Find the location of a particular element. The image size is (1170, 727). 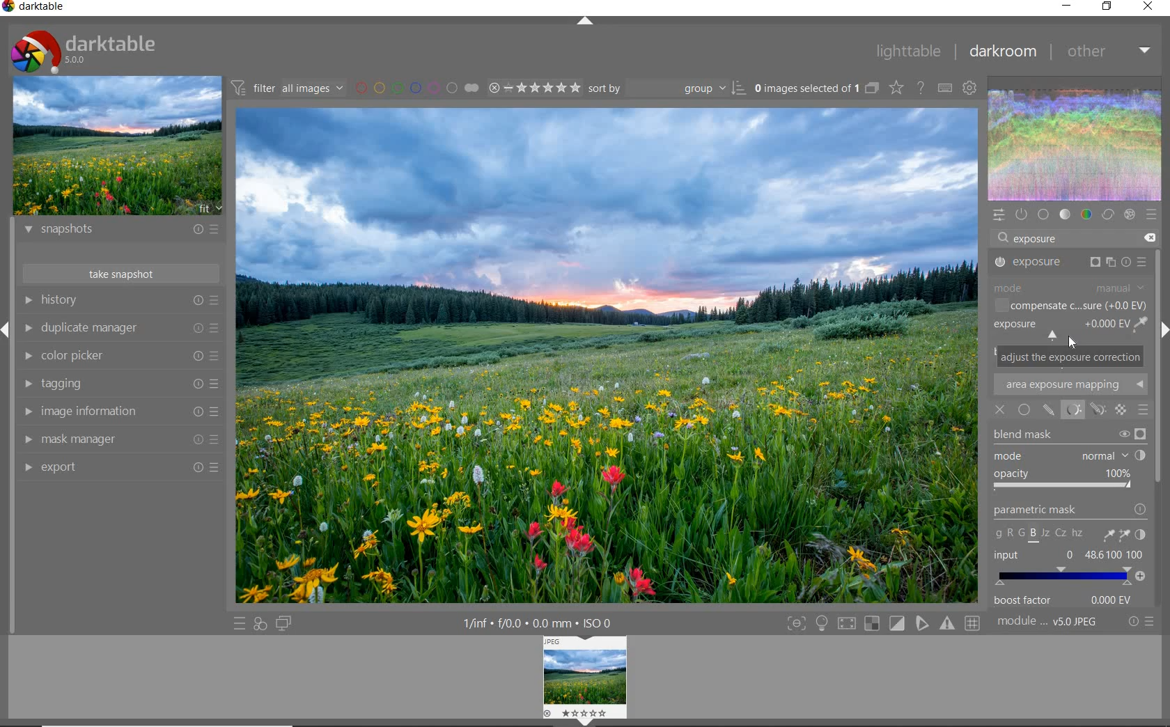

base is located at coordinates (1045, 214).